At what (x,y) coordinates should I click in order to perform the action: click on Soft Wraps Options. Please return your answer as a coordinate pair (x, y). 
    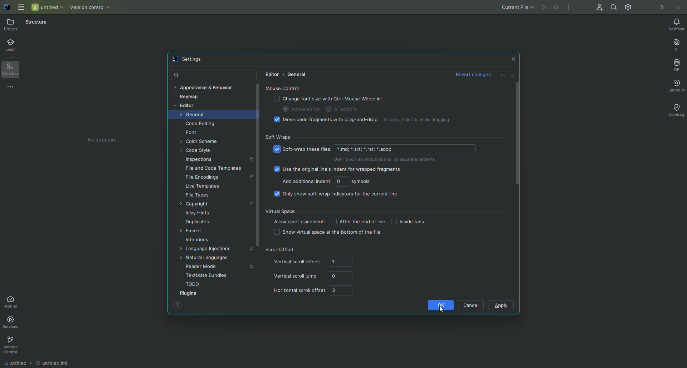
    Looking at the image, I should click on (373, 166).